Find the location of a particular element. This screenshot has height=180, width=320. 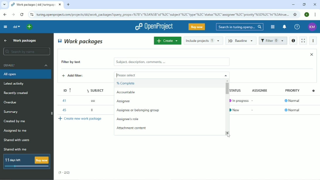

Account is located at coordinates (312, 27).